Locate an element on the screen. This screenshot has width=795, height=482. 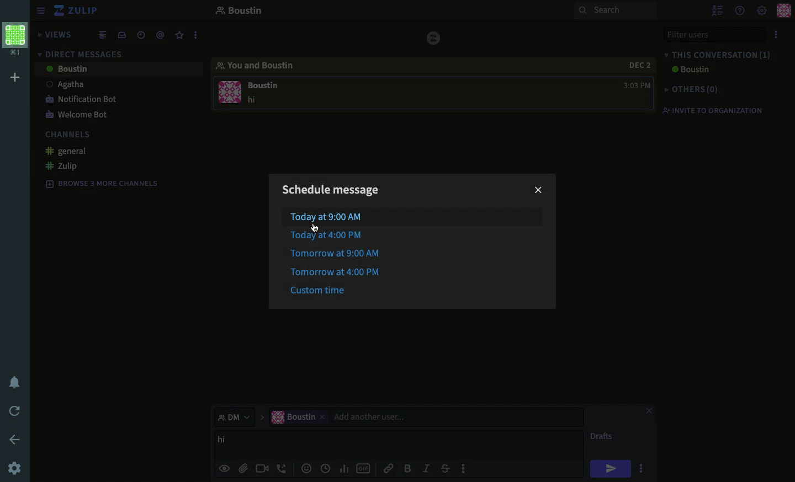
options is located at coordinates (776, 35).